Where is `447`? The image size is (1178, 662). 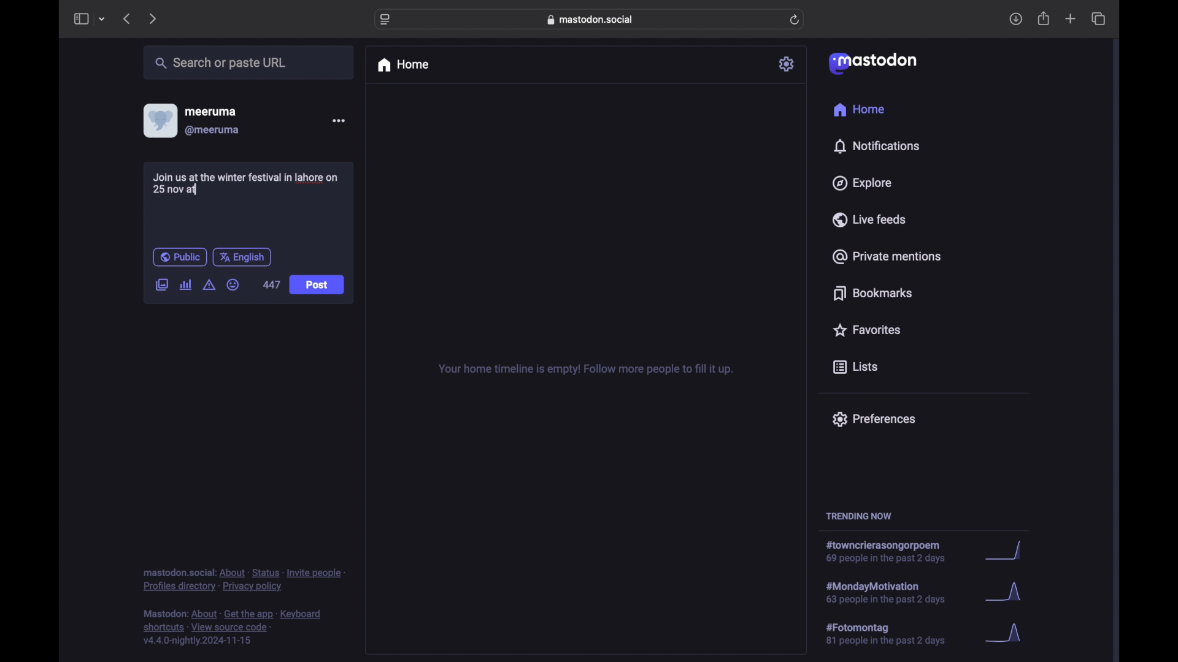 447 is located at coordinates (272, 285).